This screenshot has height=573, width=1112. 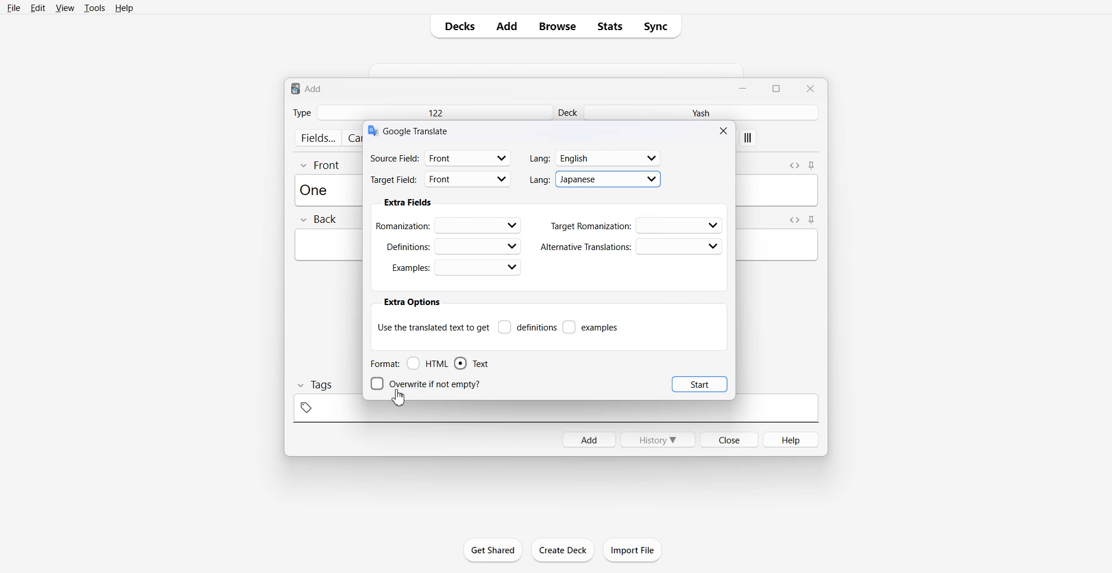 I want to click on Examples, so click(x=456, y=267).